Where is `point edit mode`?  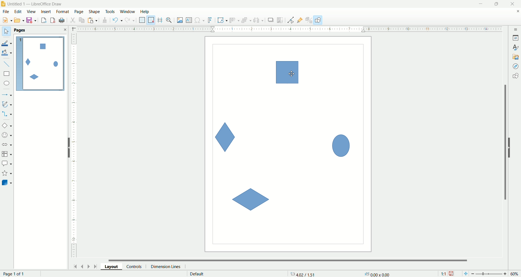
point edit mode is located at coordinates (290, 20).